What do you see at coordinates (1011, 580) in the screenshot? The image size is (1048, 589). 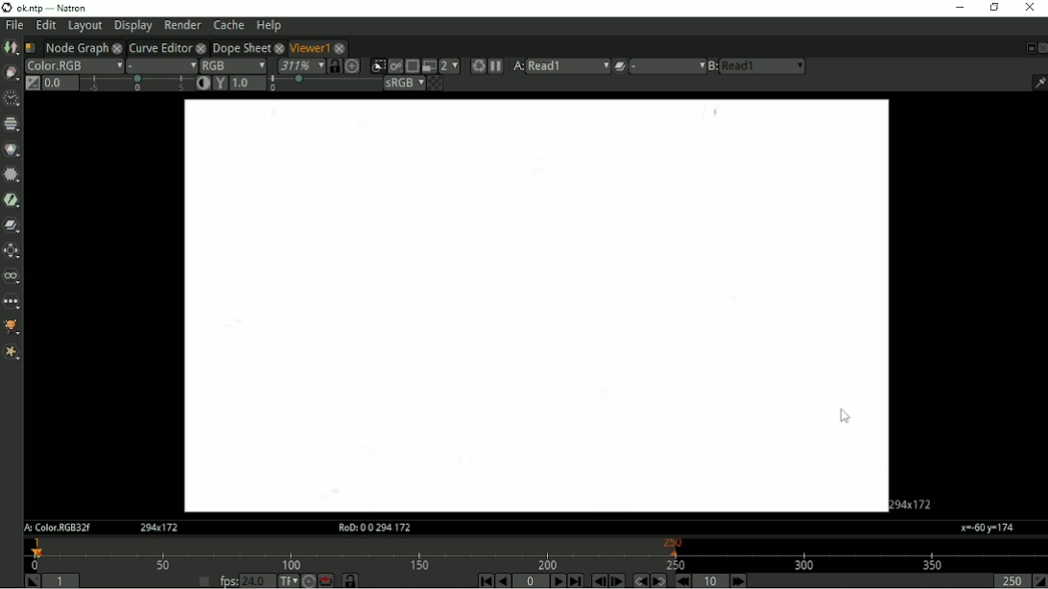 I see `Playback out point` at bounding box center [1011, 580].